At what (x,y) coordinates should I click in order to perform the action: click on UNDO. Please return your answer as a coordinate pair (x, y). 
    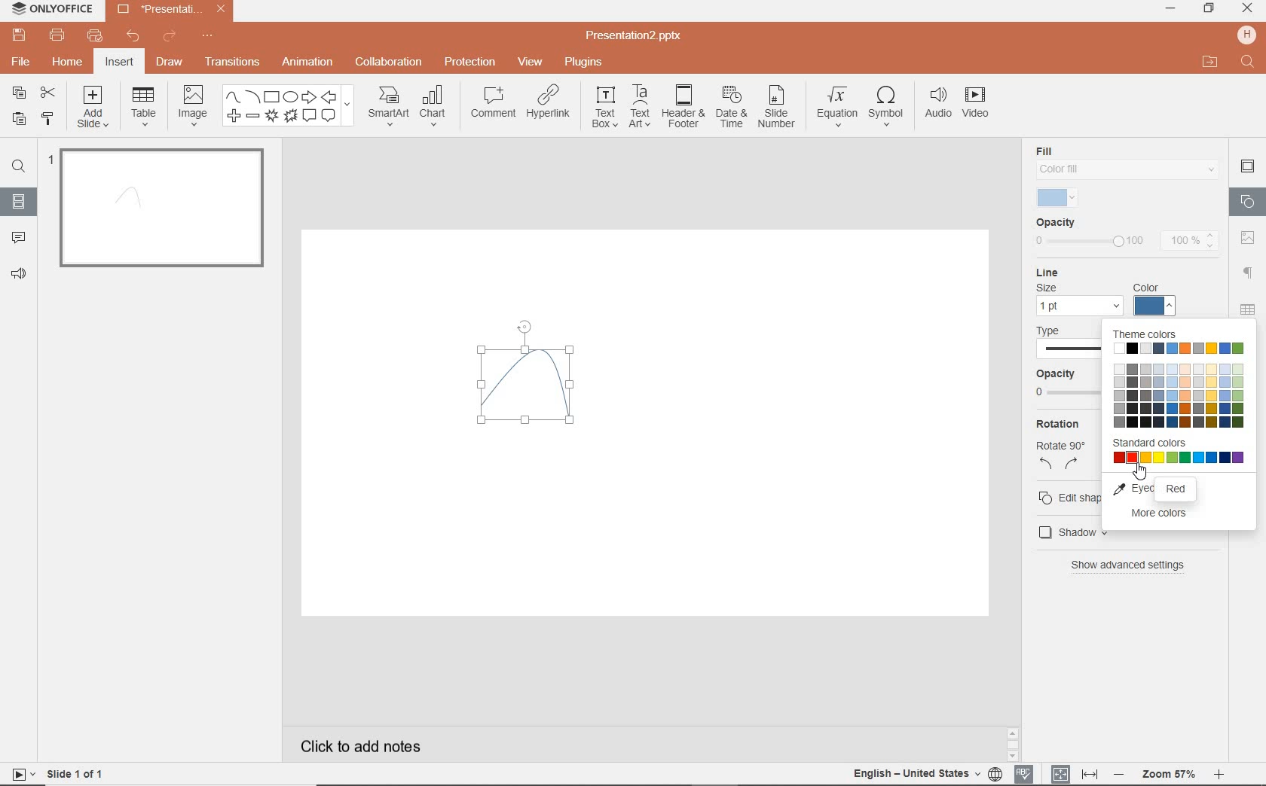
    Looking at the image, I should click on (133, 38).